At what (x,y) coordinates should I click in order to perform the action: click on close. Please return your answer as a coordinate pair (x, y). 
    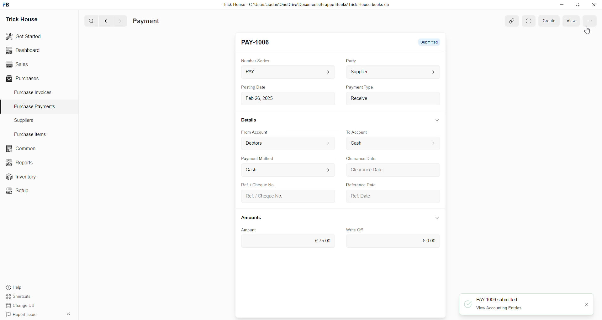
    Looking at the image, I should click on (584, 304).